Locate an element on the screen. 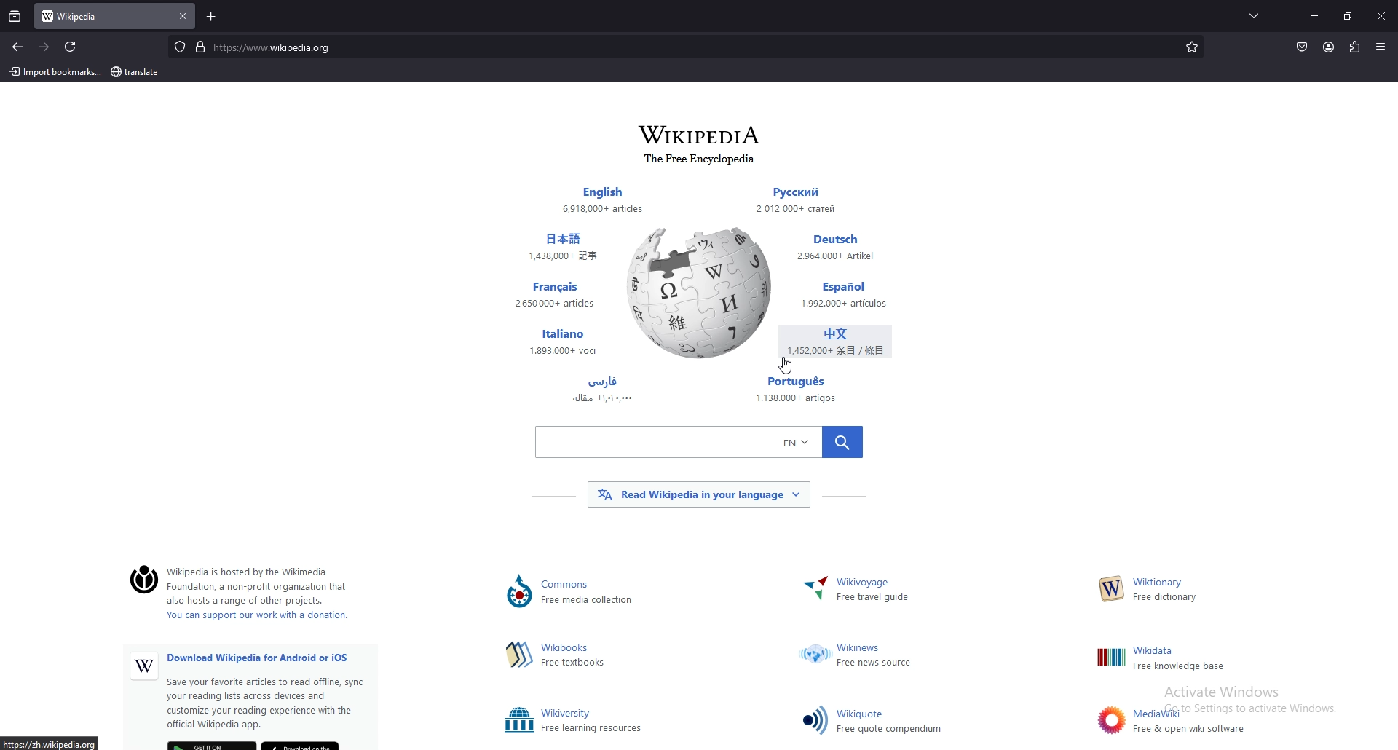 Image resolution: width=1398 pixels, height=750 pixels. search bar is located at coordinates (678, 47).